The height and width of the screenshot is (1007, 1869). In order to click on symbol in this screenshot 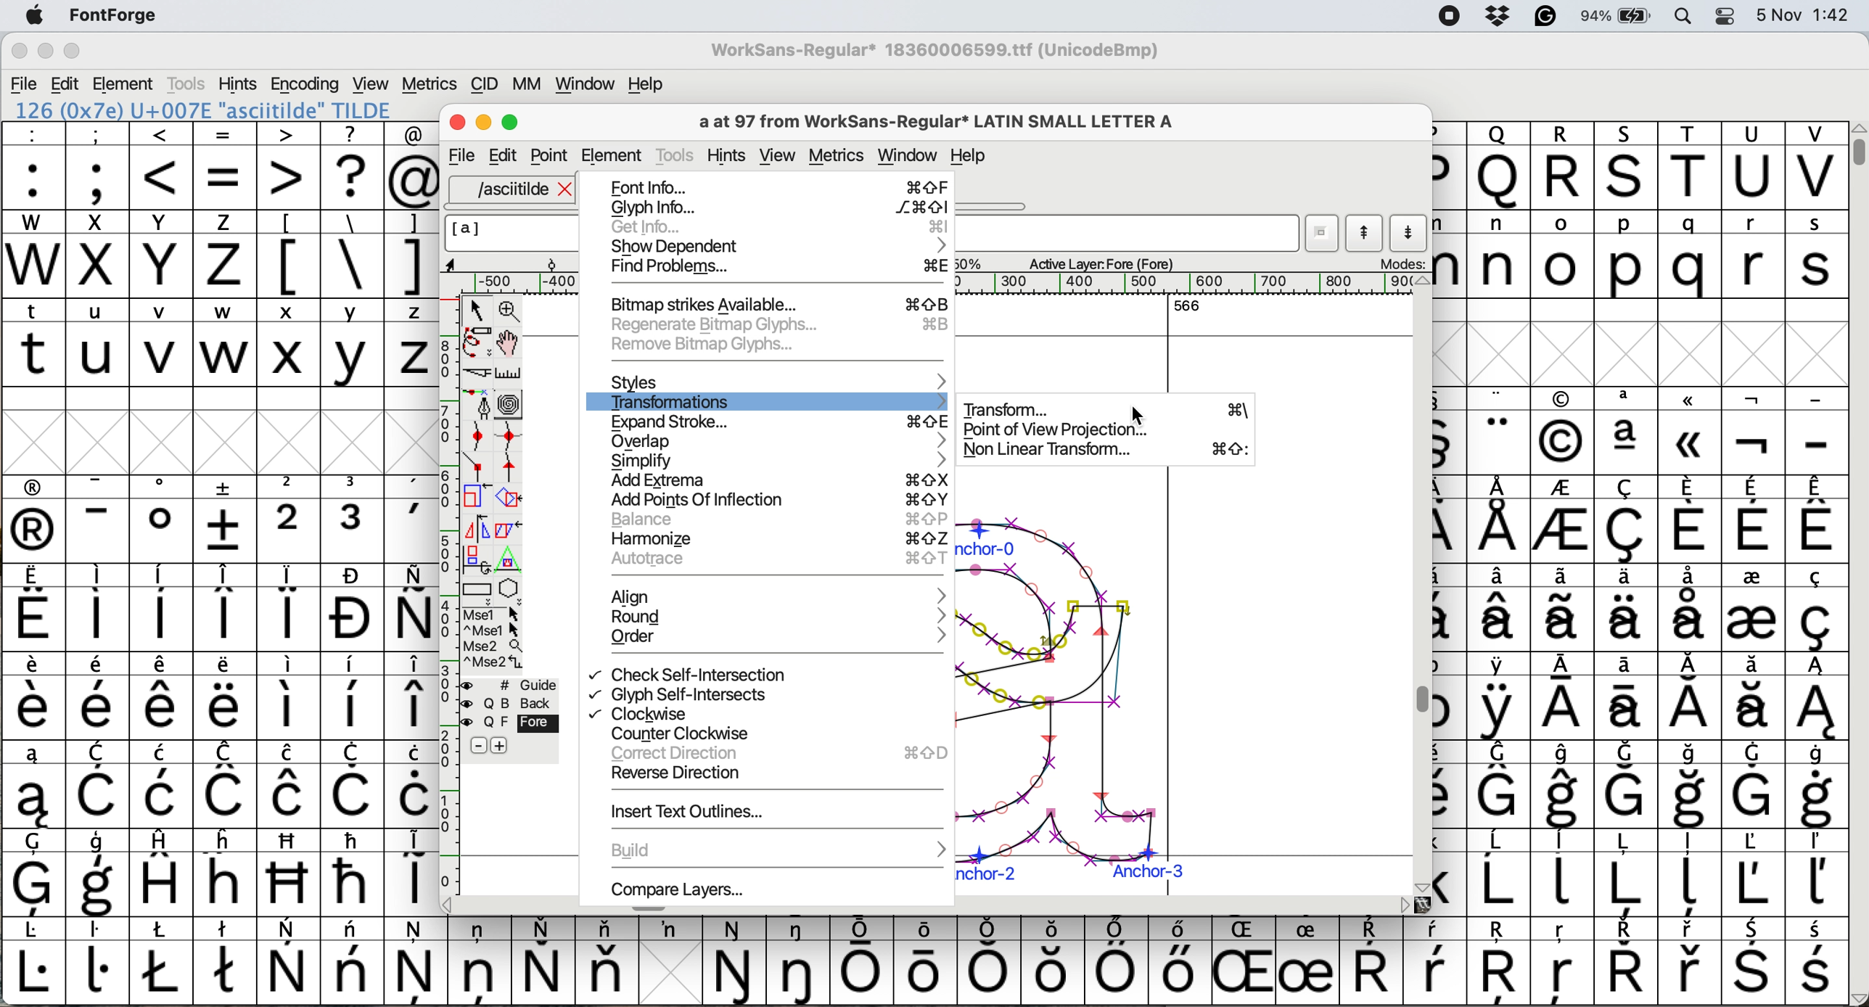, I will do `click(1435, 961)`.